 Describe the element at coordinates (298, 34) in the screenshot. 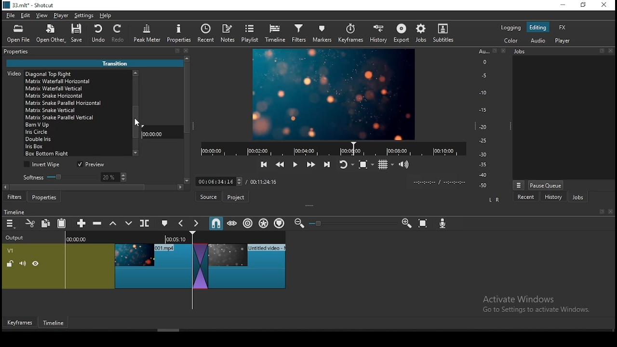

I see `filters` at that location.